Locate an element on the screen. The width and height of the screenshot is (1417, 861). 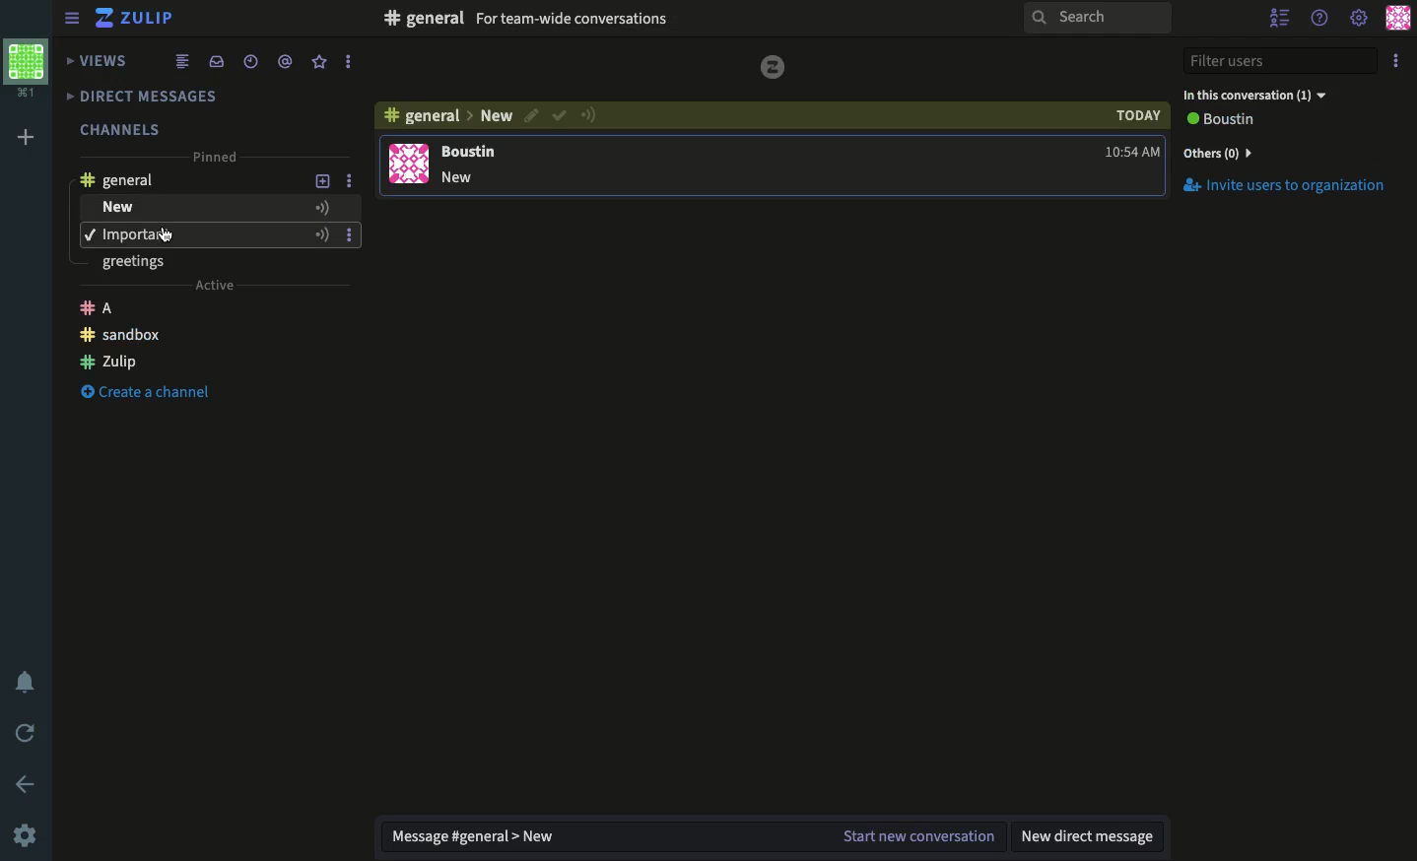
Pinned is located at coordinates (219, 159).